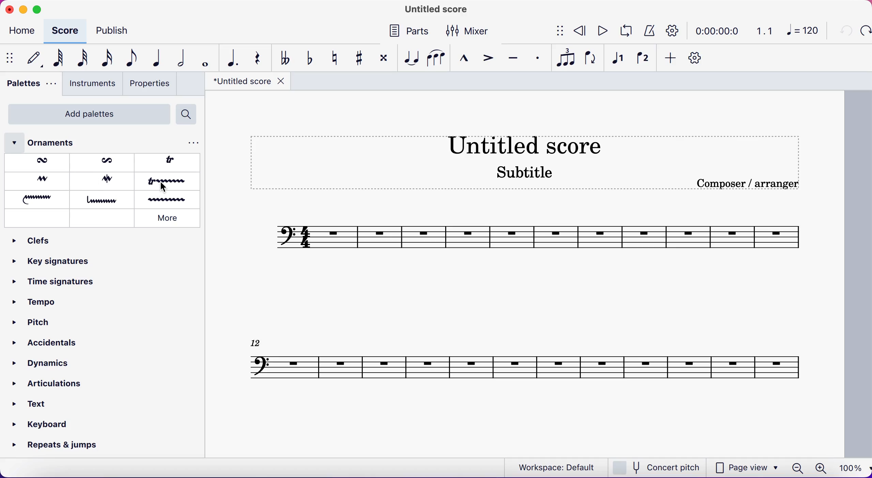  What do you see at coordinates (436, 58) in the screenshot?
I see `slur` at bounding box center [436, 58].